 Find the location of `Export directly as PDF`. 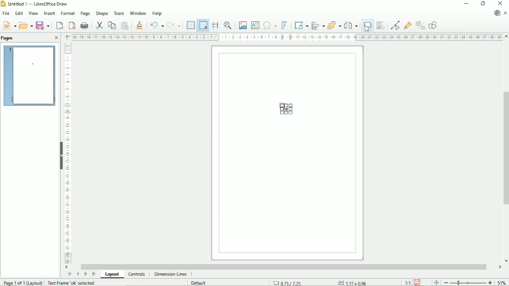

Export directly as PDF is located at coordinates (71, 25).